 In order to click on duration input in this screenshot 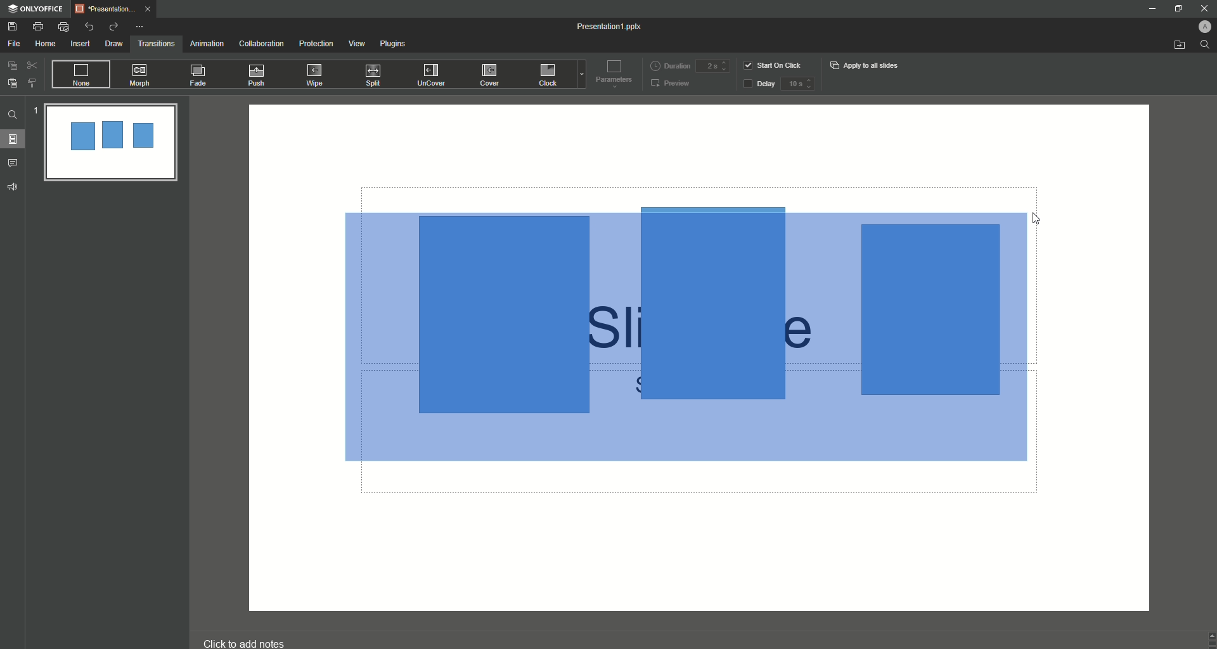, I will do `click(712, 67)`.